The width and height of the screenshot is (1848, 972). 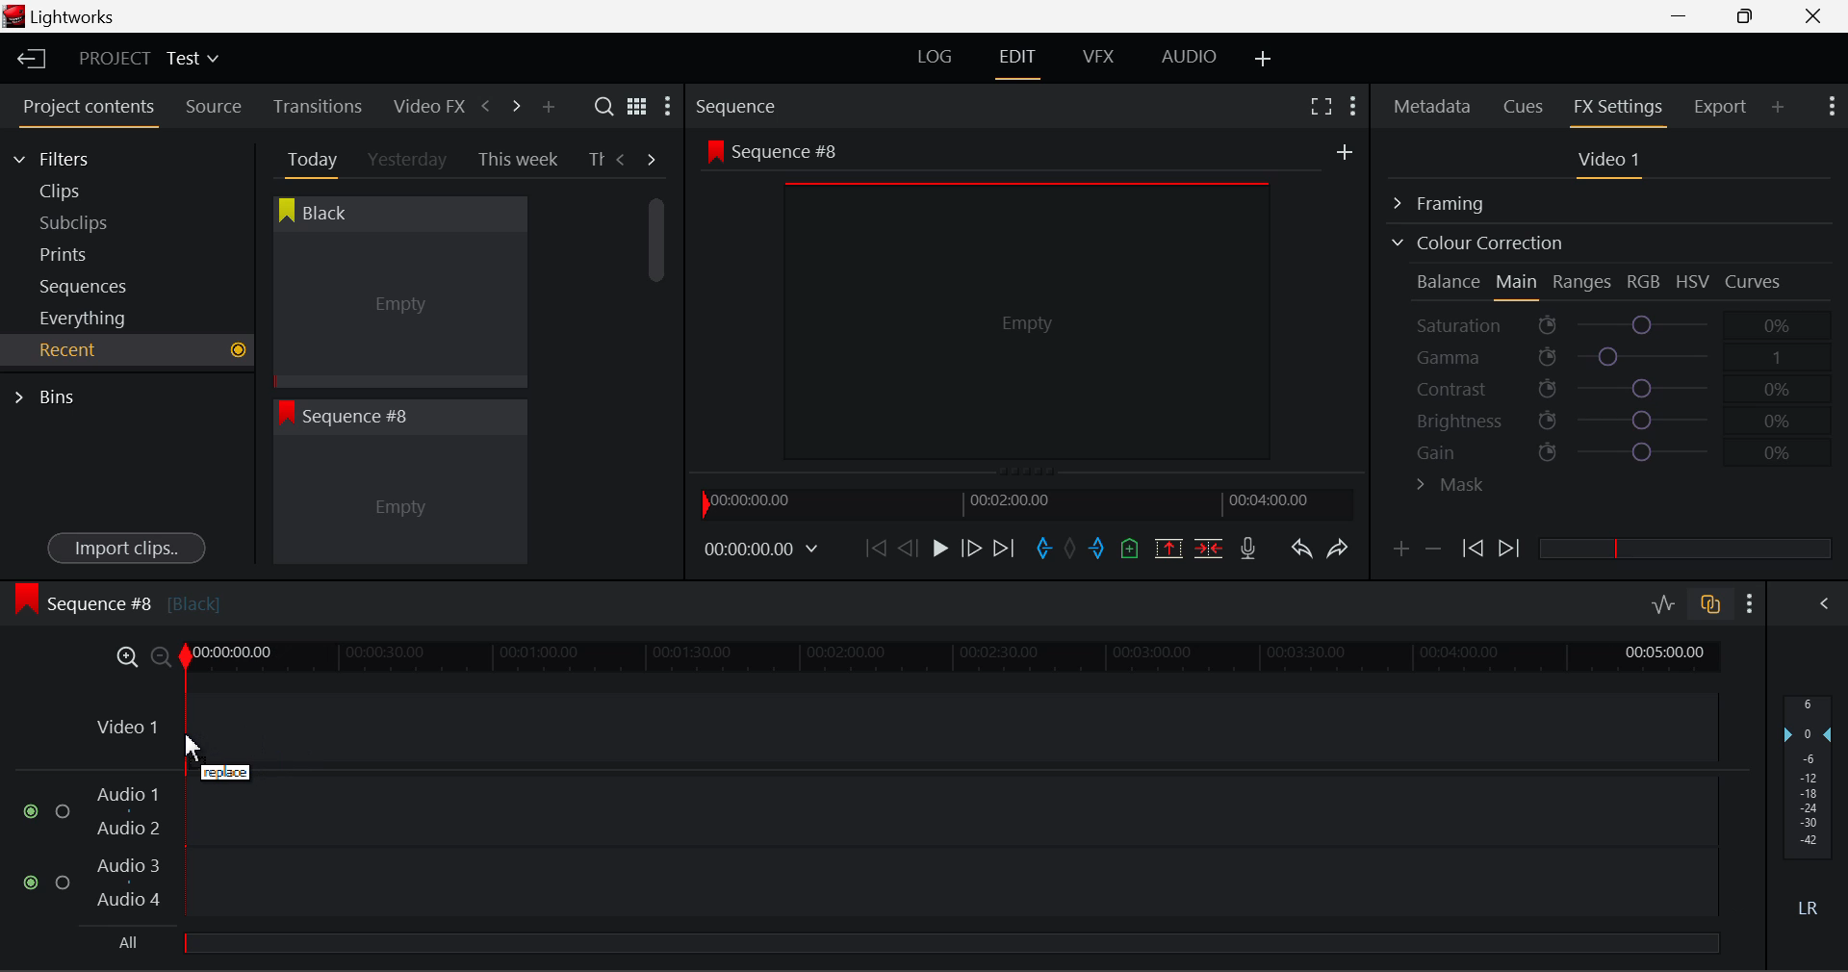 What do you see at coordinates (950, 942) in the screenshot?
I see `slider` at bounding box center [950, 942].